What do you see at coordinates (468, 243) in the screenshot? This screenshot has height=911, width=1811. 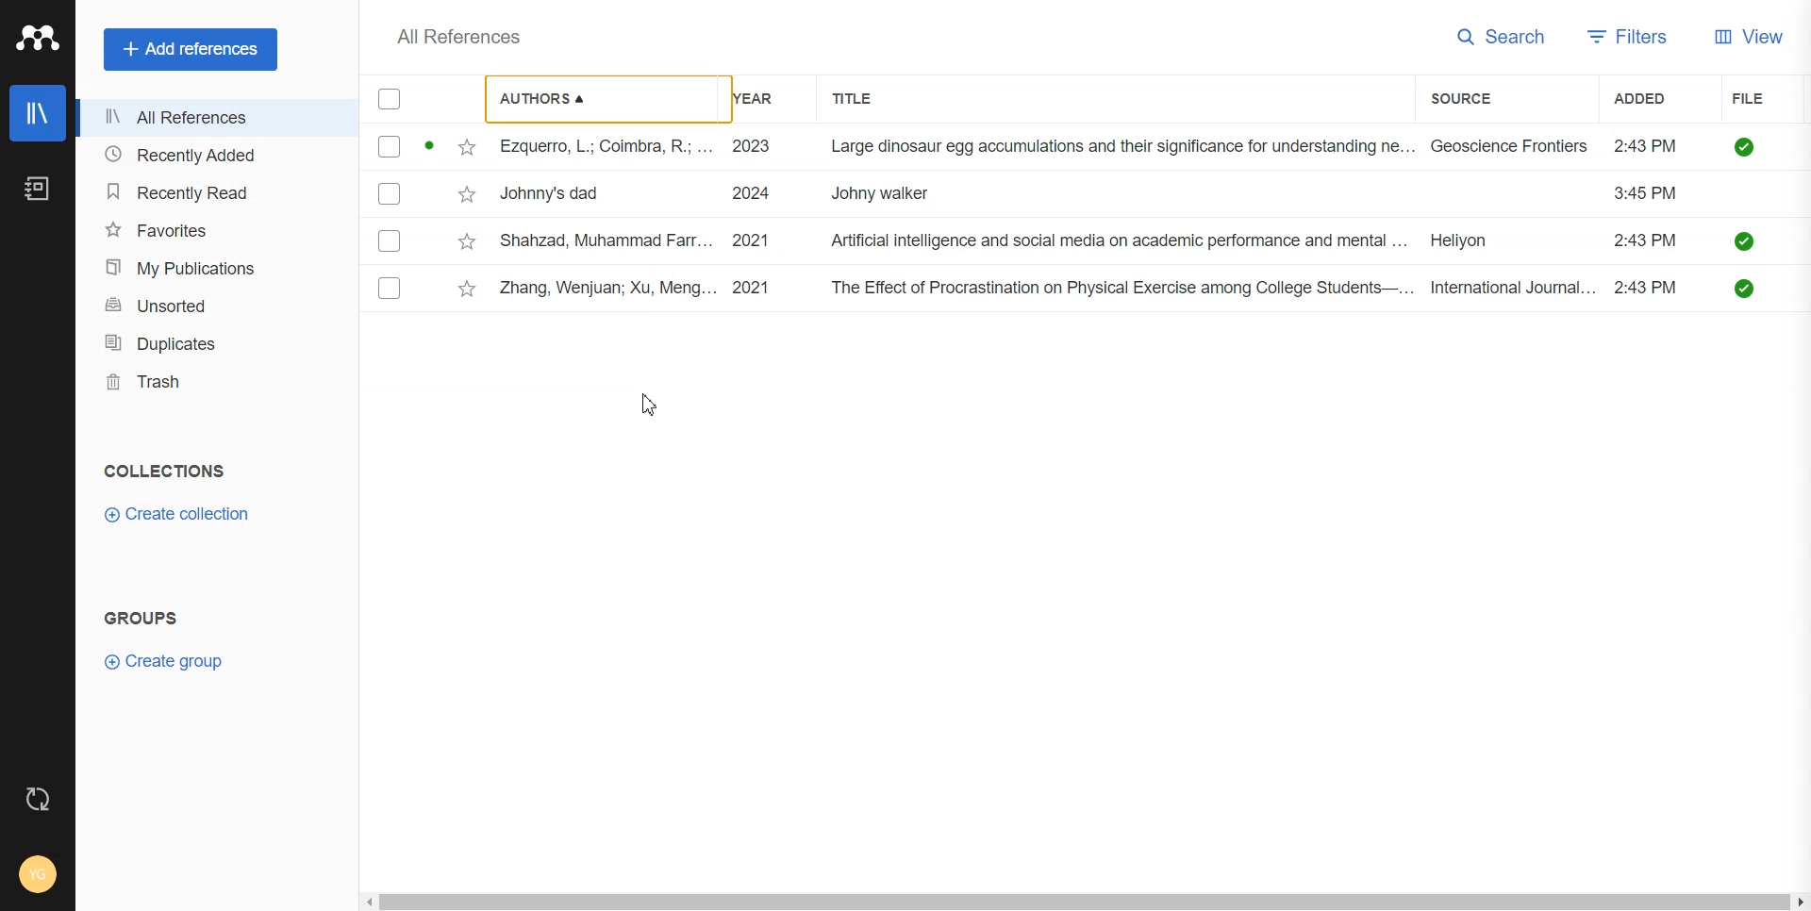 I see `Toggle favorites` at bounding box center [468, 243].